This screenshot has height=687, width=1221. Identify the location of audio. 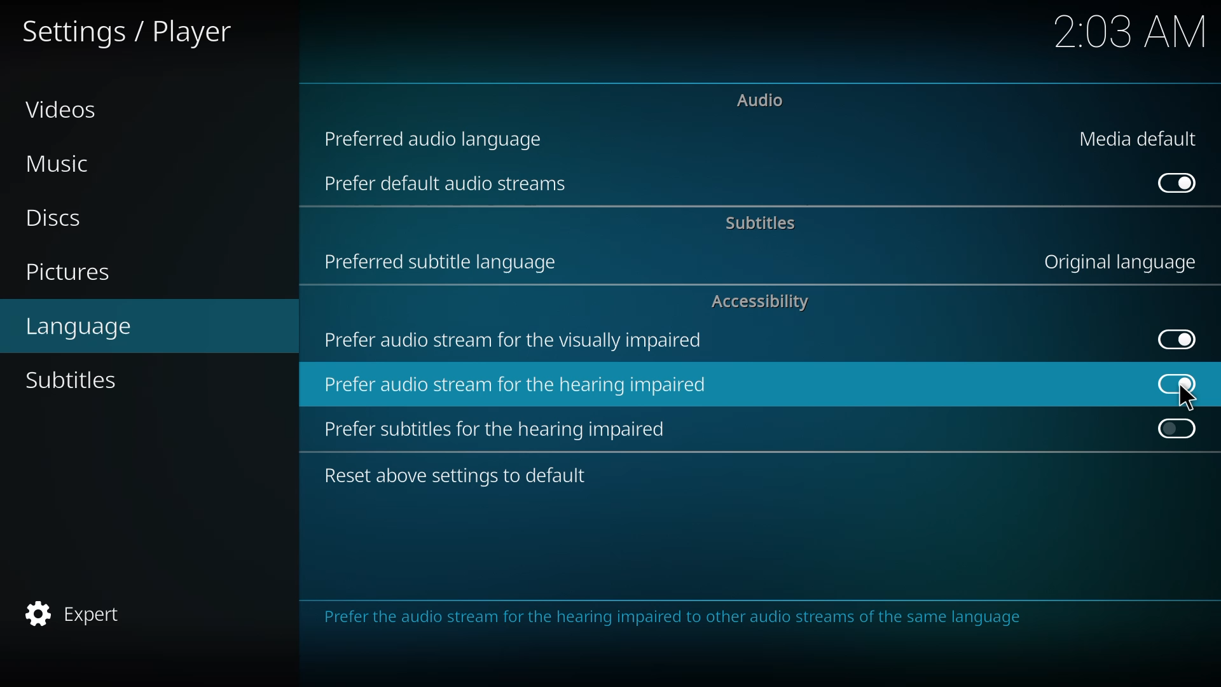
(760, 99).